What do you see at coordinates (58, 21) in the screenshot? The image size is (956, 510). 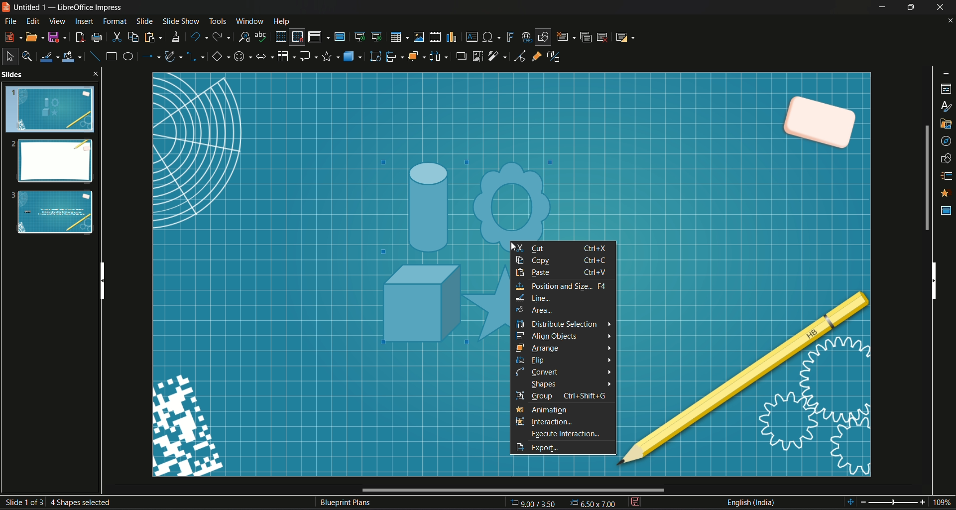 I see `View` at bounding box center [58, 21].